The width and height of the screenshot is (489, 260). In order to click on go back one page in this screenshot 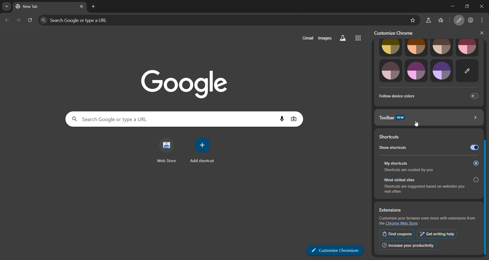, I will do `click(8, 21)`.